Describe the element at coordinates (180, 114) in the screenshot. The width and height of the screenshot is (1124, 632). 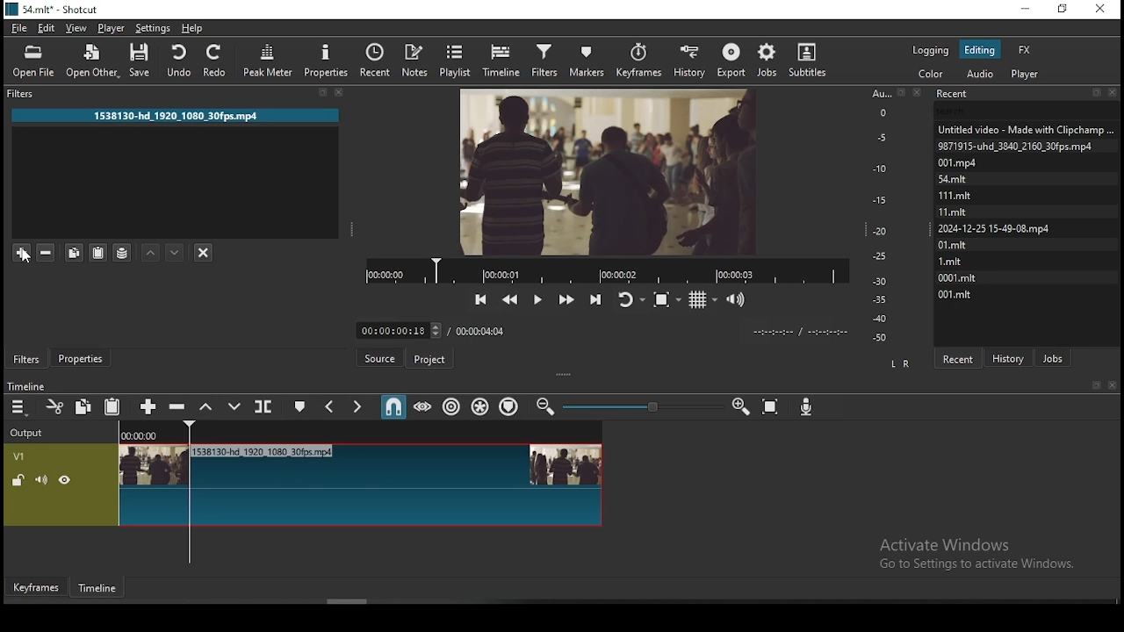
I see `1538130-hd_1920_1080_30fps.mp4` at that location.